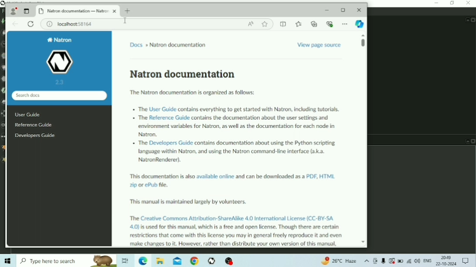  I want to click on favourite, so click(299, 24).